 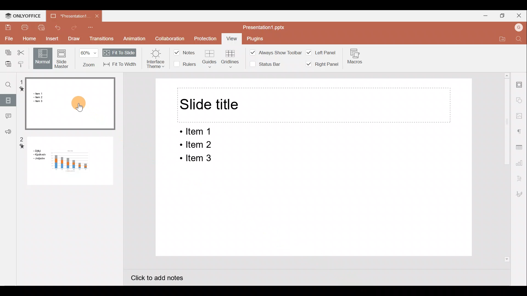 What do you see at coordinates (138, 38) in the screenshot?
I see `Animation` at bounding box center [138, 38].